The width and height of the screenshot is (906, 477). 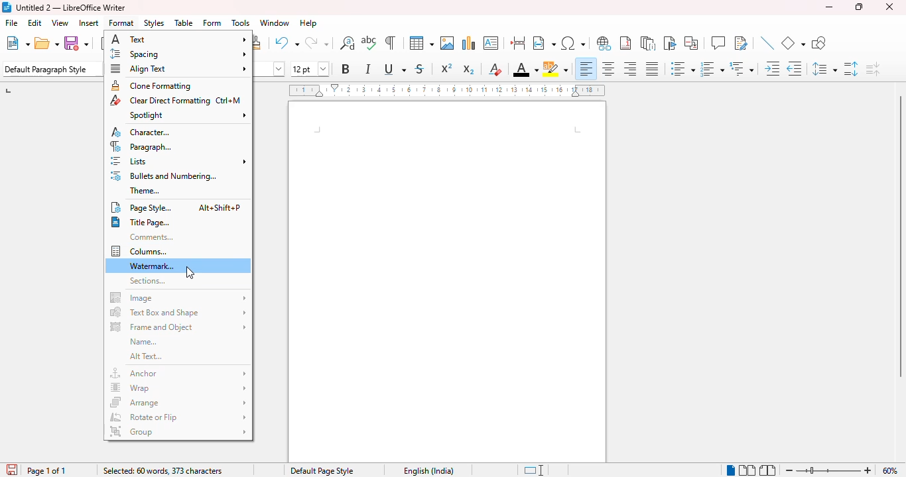 I want to click on insert field, so click(x=544, y=43).